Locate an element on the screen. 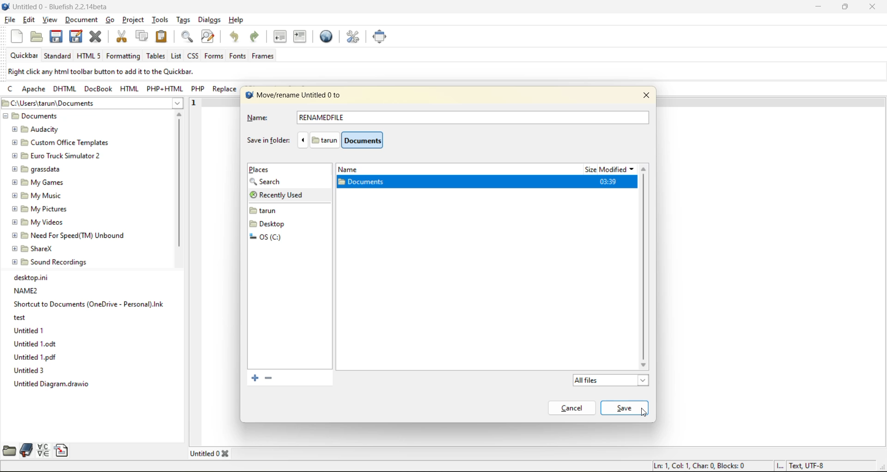 This screenshot has width=887, height=472. file name and app name is located at coordinates (71, 8).